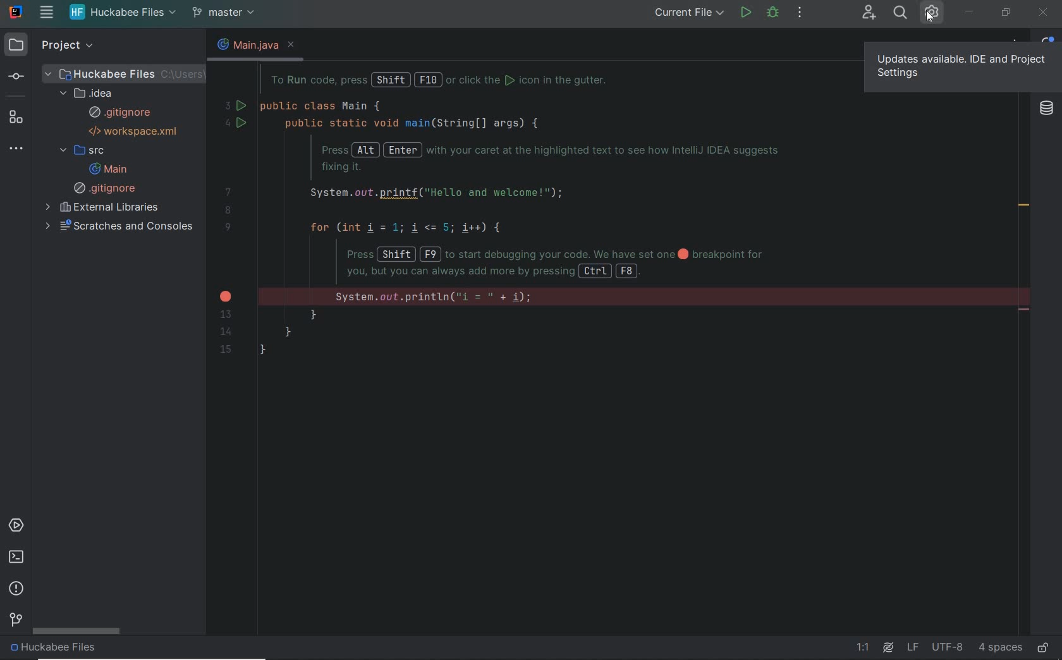  Describe the element at coordinates (535, 220) in the screenshot. I see `codes` at that location.